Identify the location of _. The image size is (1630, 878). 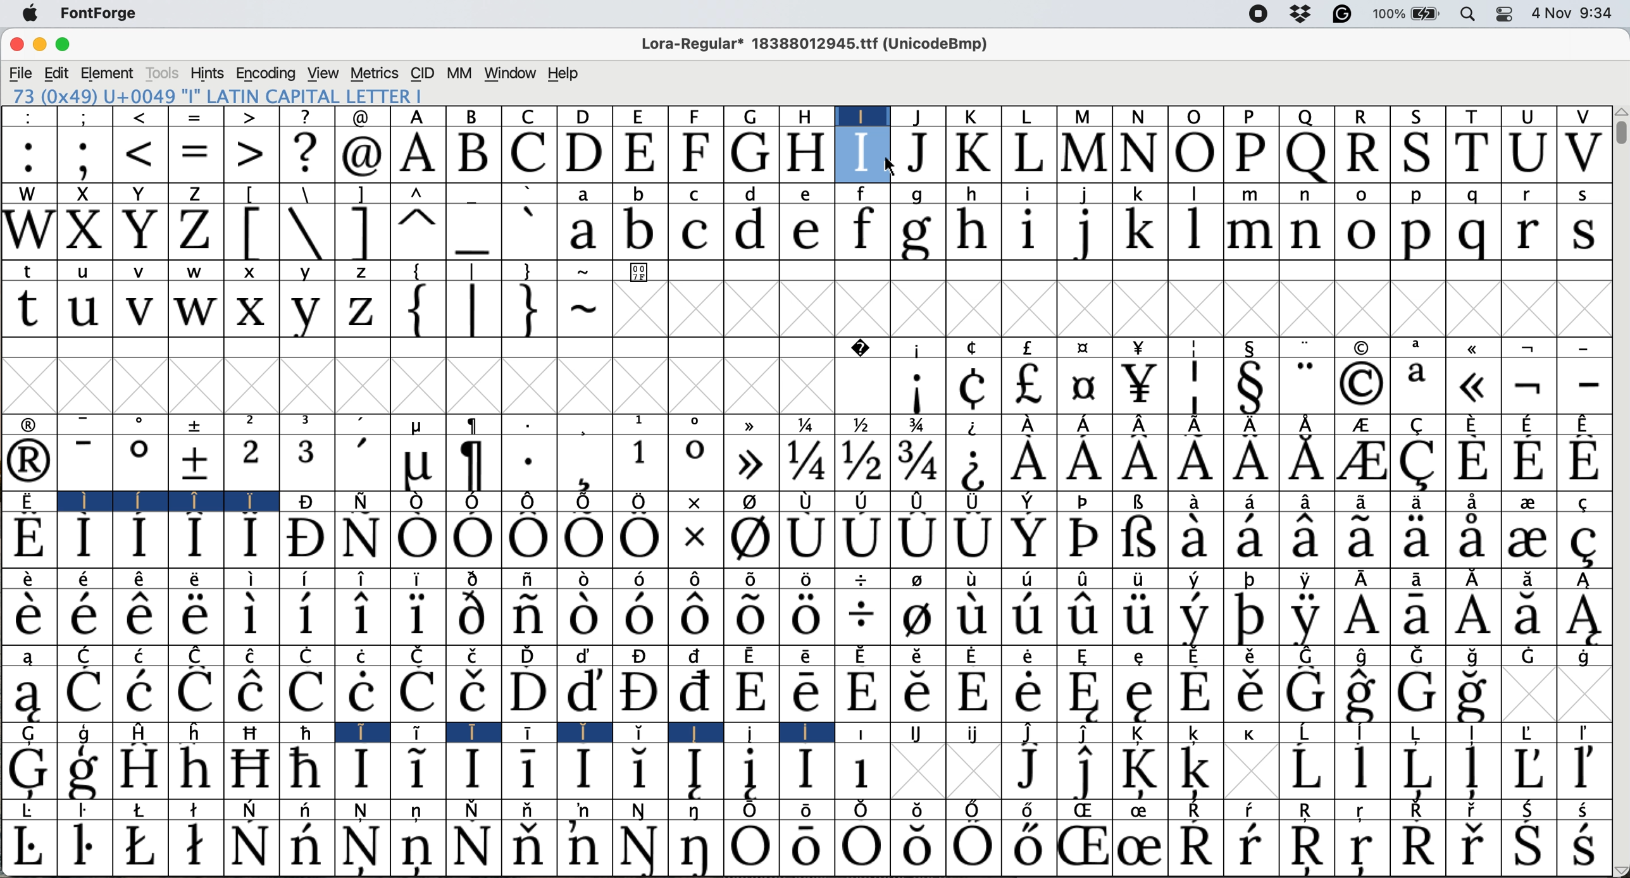
(473, 195).